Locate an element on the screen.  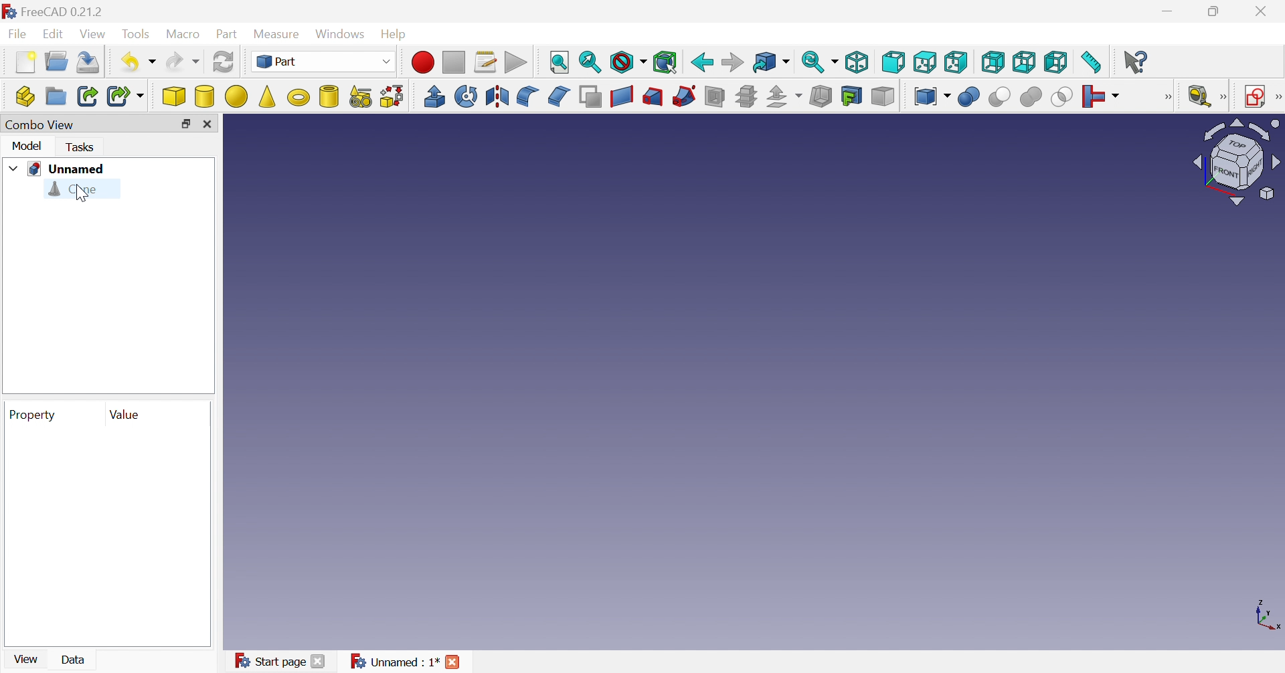
Sweep is located at coordinates (684, 95).